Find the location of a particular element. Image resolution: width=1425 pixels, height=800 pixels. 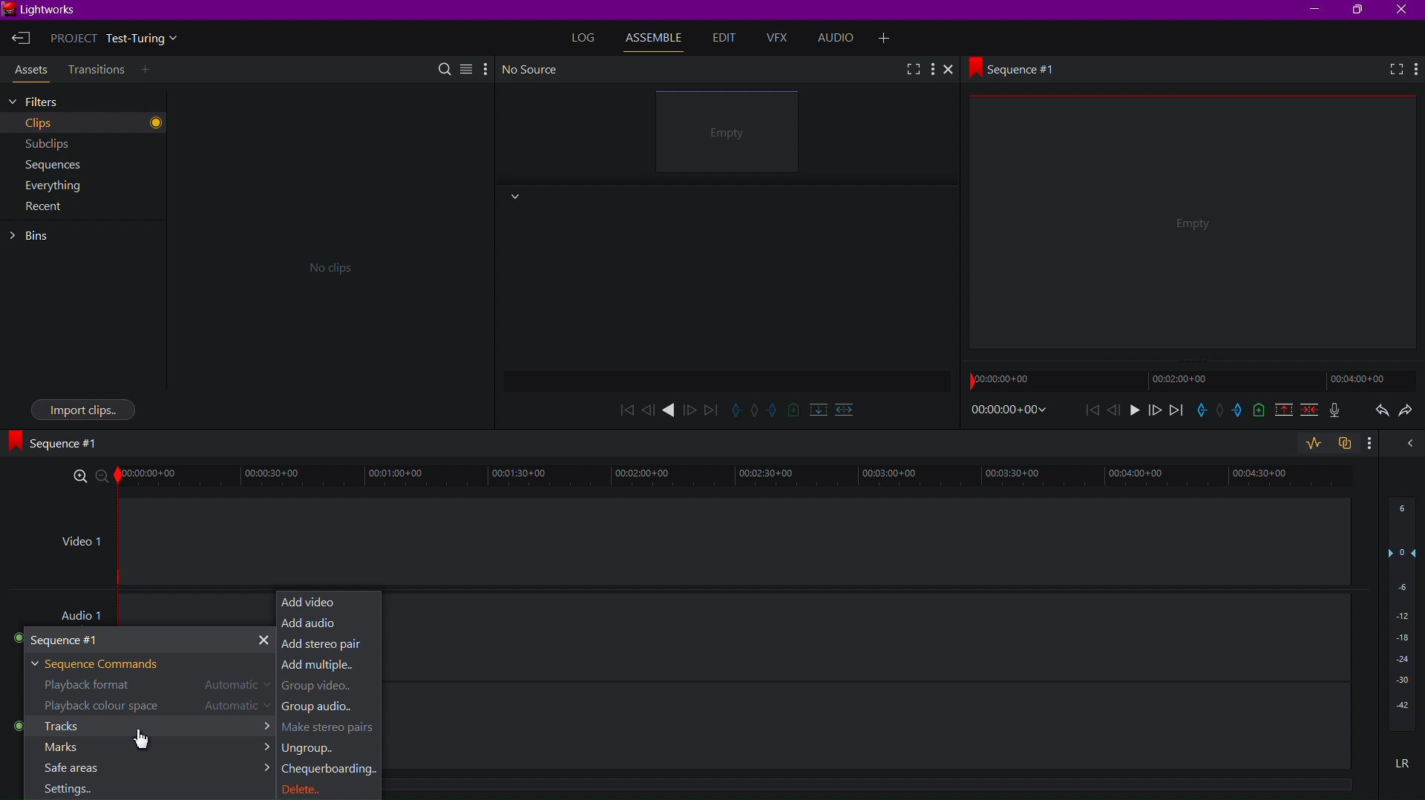

Fullscreen is located at coordinates (911, 68).